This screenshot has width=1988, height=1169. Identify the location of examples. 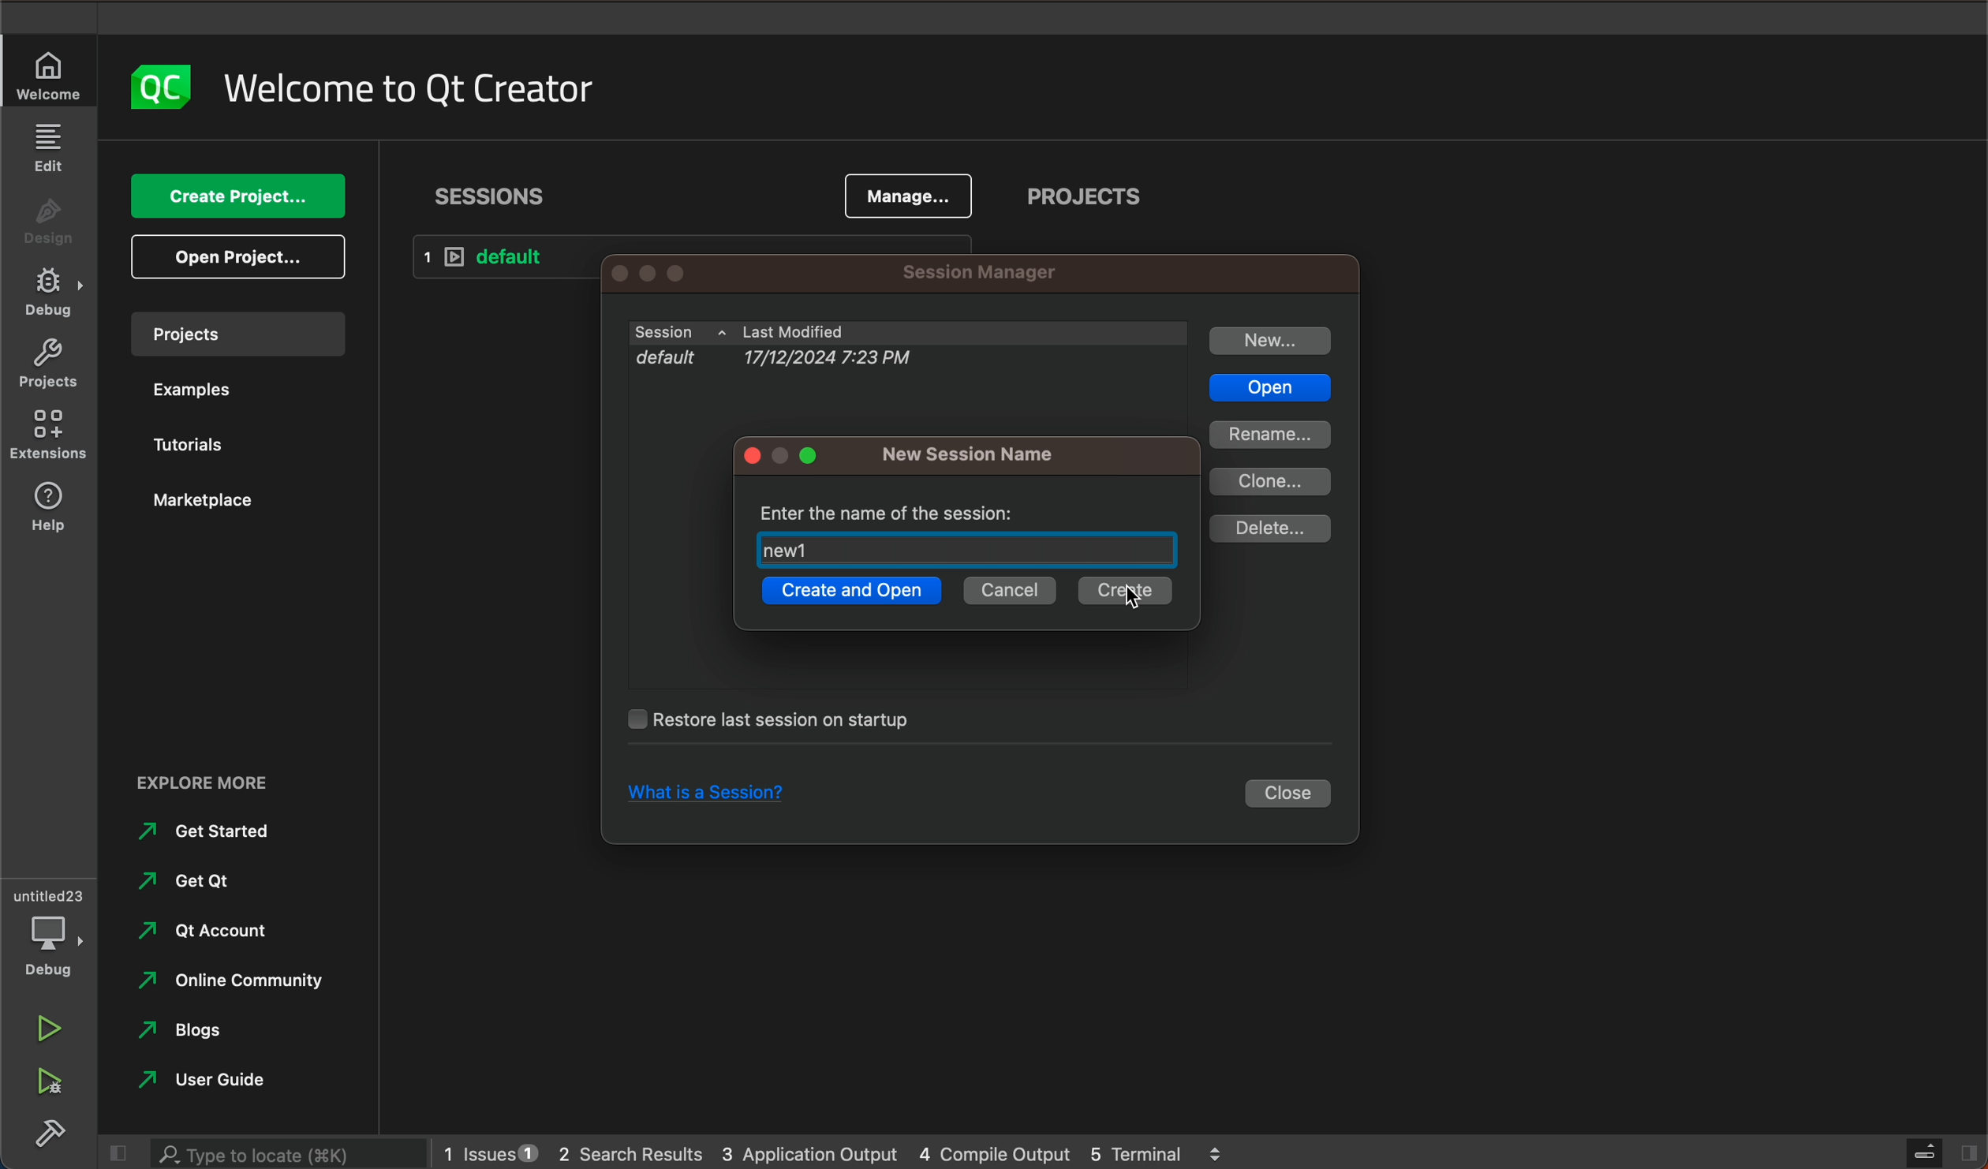
(191, 394).